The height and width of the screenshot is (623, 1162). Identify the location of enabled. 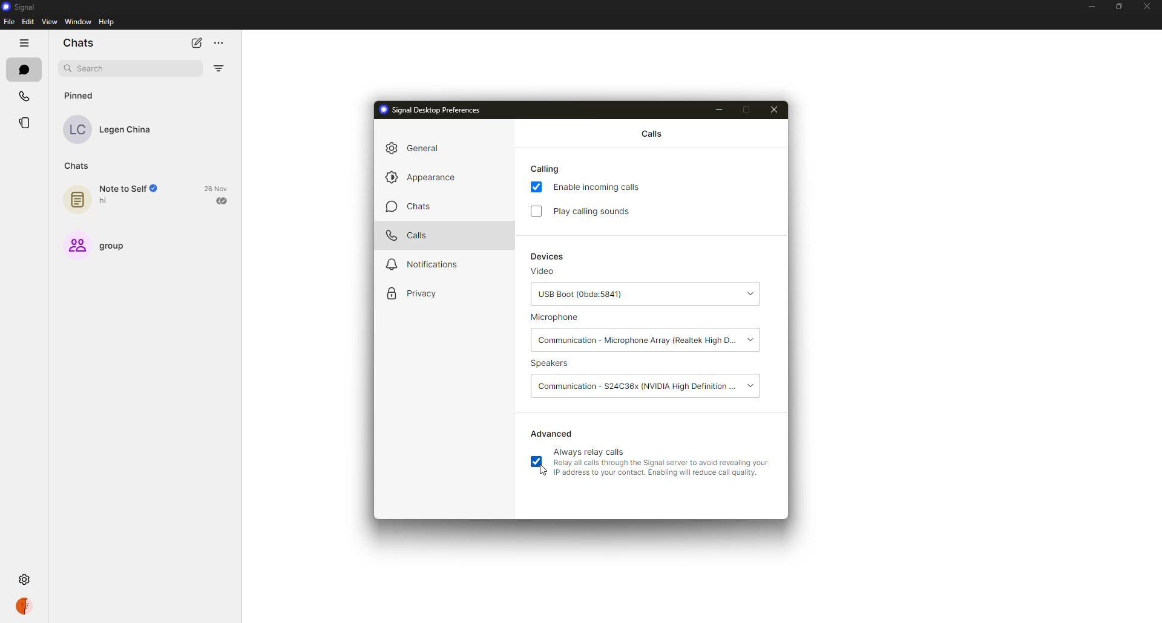
(539, 463).